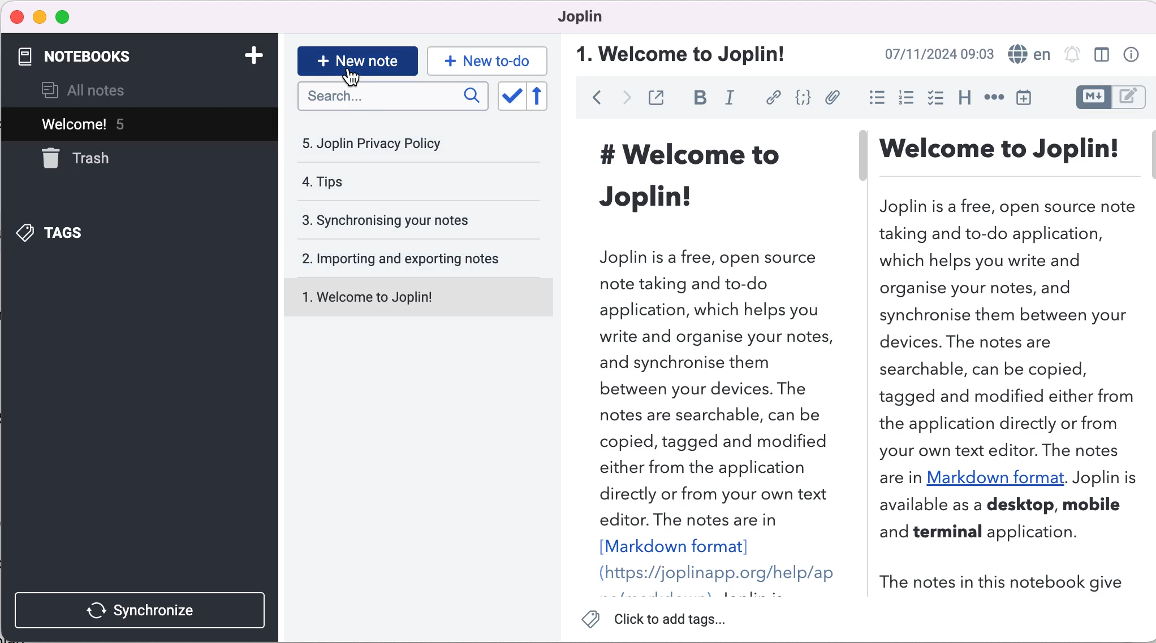 The width and height of the screenshot is (1156, 643). Describe the element at coordinates (592, 97) in the screenshot. I see `back` at that location.